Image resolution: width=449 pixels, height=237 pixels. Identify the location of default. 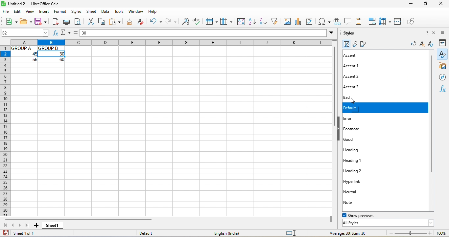
(385, 108).